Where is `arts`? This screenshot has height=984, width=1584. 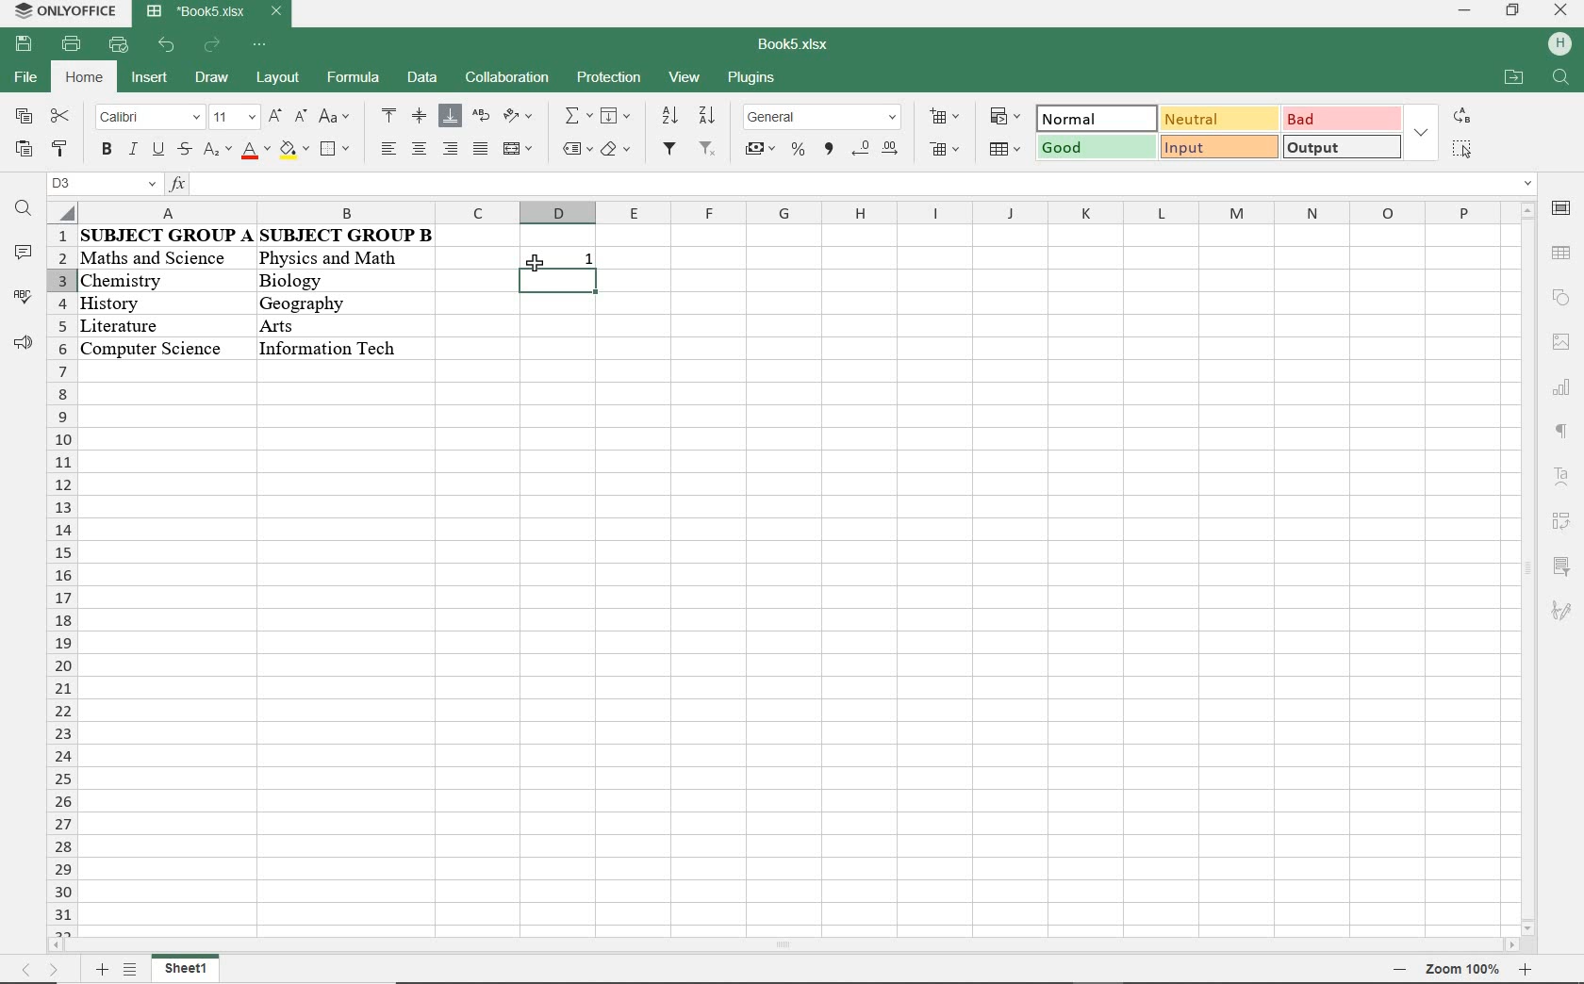 arts is located at coordinates (322, 325).